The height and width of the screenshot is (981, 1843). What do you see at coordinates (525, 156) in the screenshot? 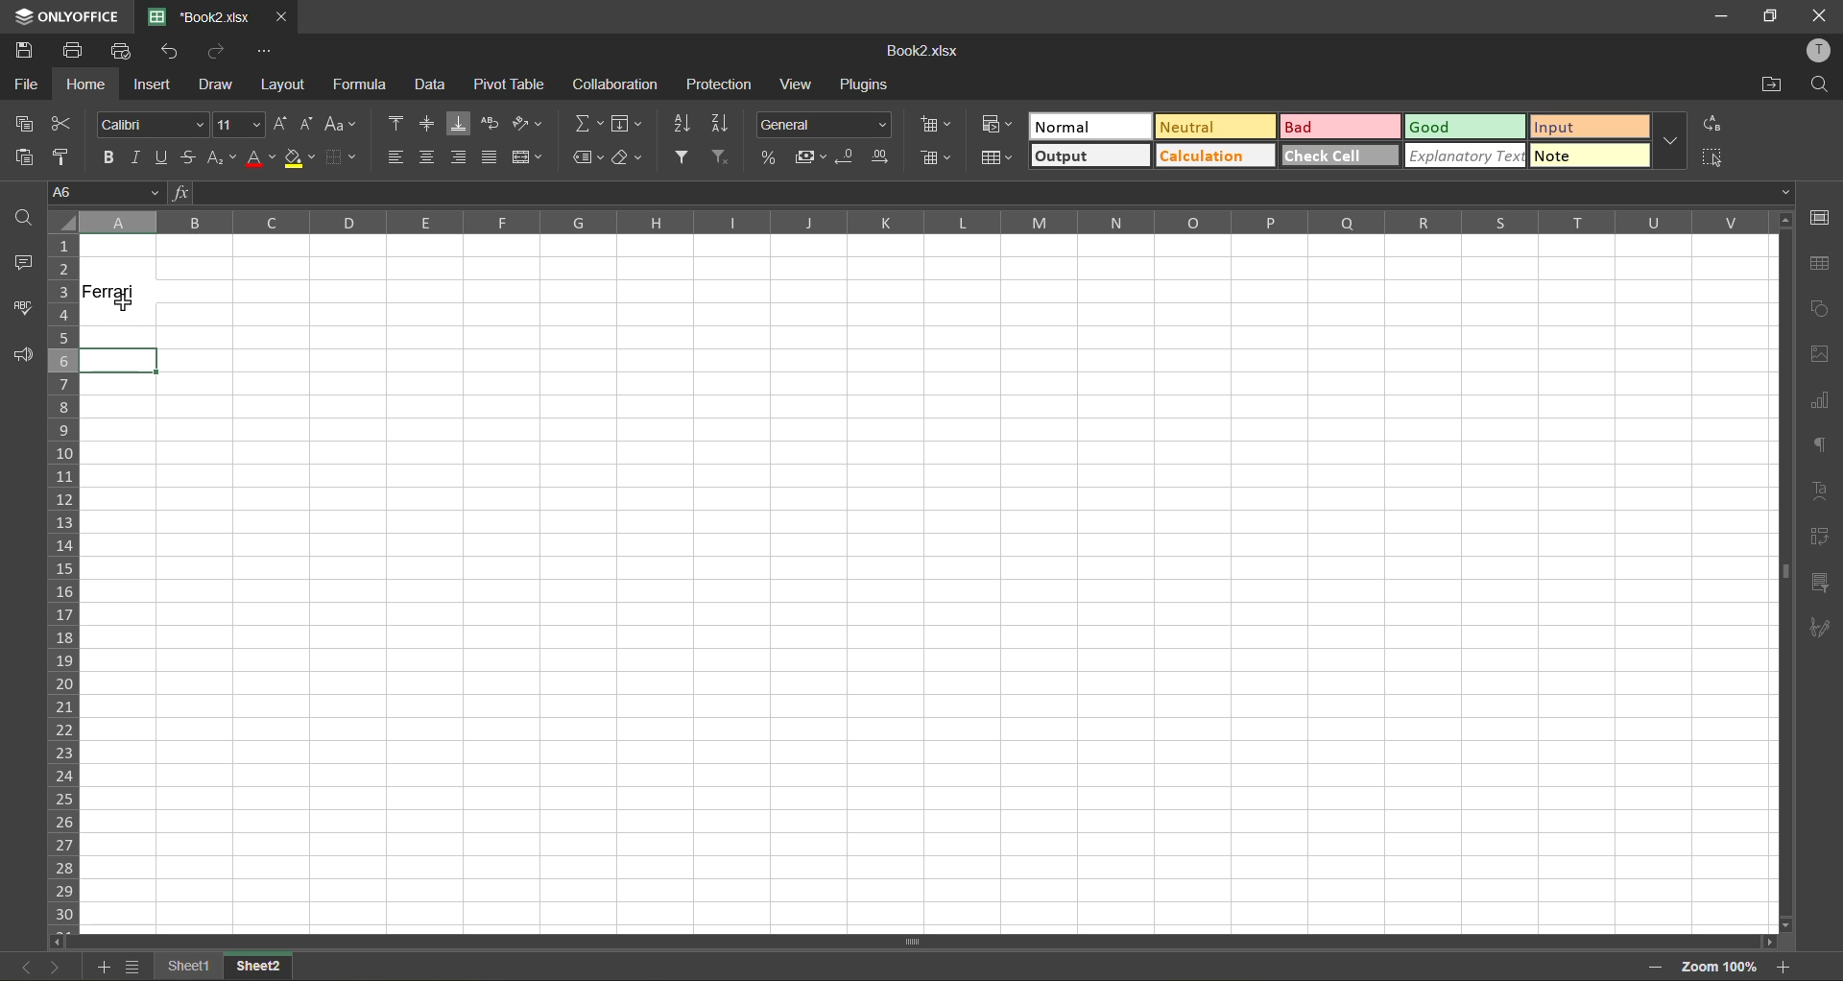
I see `merge and center` at bounding box center [525, 156].